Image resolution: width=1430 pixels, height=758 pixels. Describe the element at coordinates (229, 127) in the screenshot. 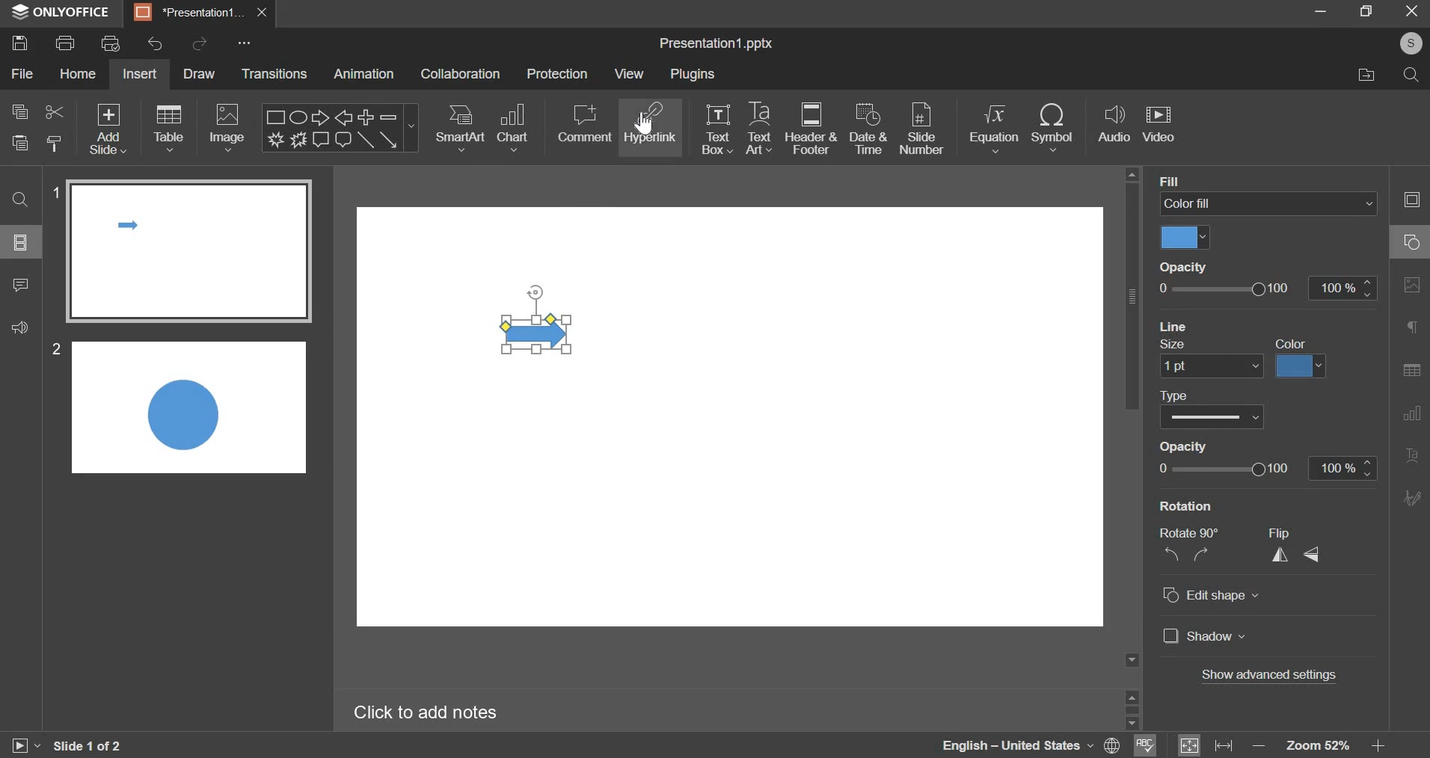

I see `image` at that location.